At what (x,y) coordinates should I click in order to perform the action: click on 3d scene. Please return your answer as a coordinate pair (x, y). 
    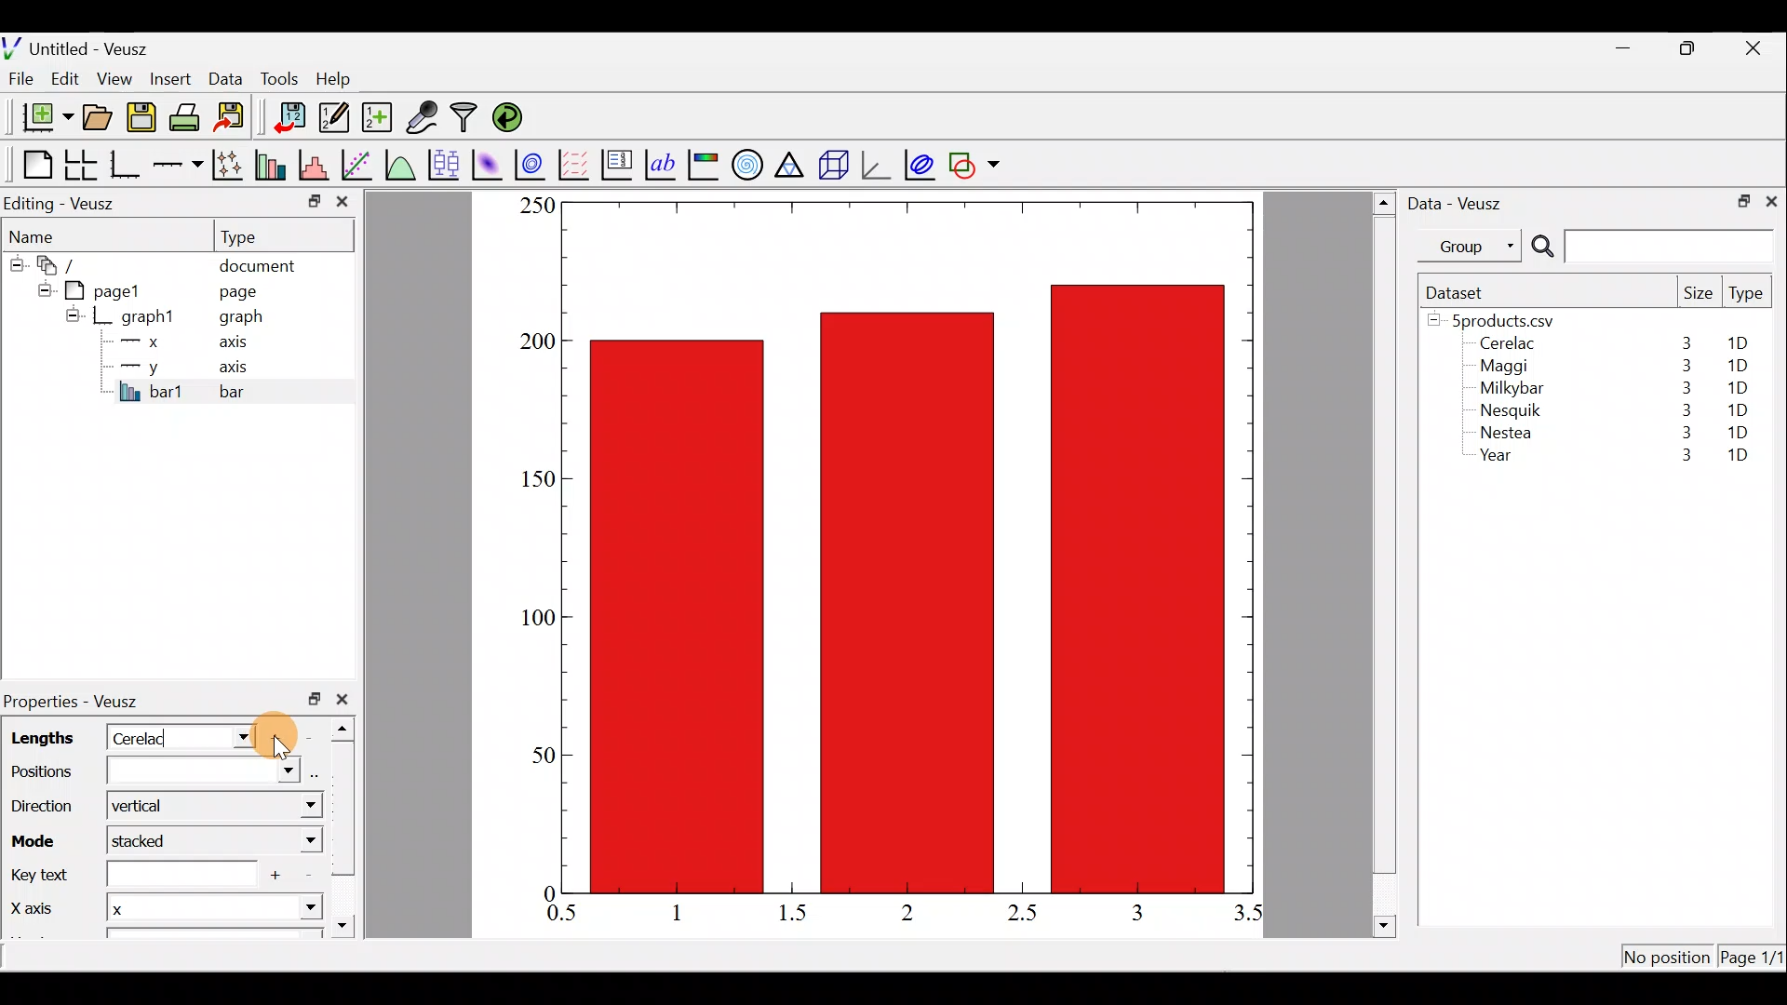
    Looking at the image, I should click on (832, 165).